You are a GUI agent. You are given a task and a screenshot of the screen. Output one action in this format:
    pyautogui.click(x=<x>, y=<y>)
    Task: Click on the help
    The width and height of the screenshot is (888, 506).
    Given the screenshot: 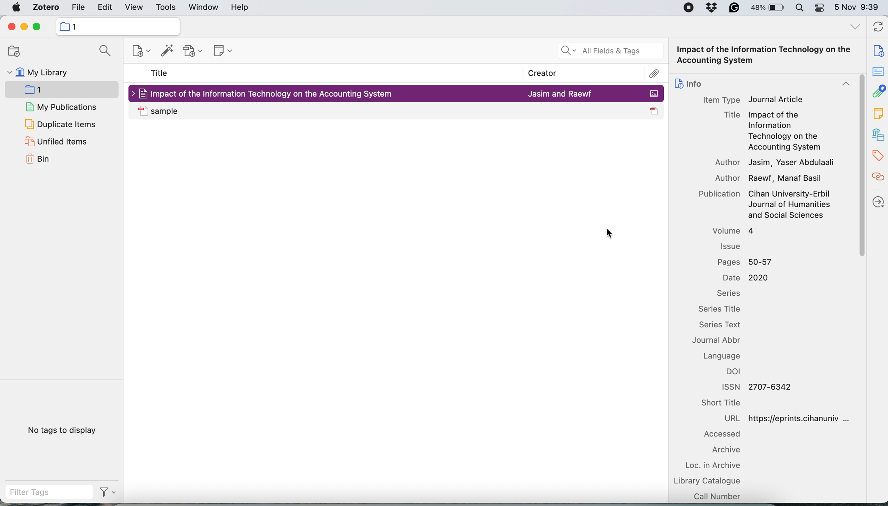 What is the action you would take?
    pyautogui.click(x=240, y=8)
    